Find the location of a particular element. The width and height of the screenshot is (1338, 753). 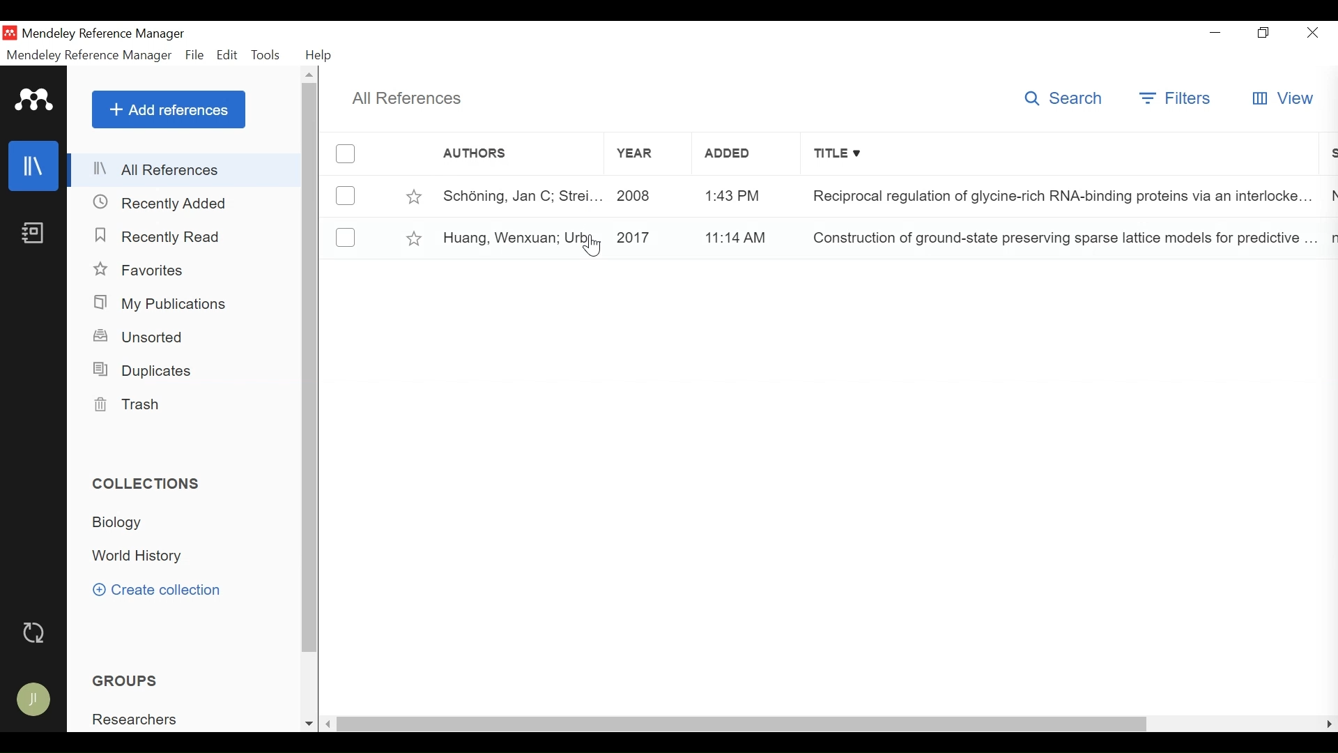

Duplicates is located at coordinates (141, 371).